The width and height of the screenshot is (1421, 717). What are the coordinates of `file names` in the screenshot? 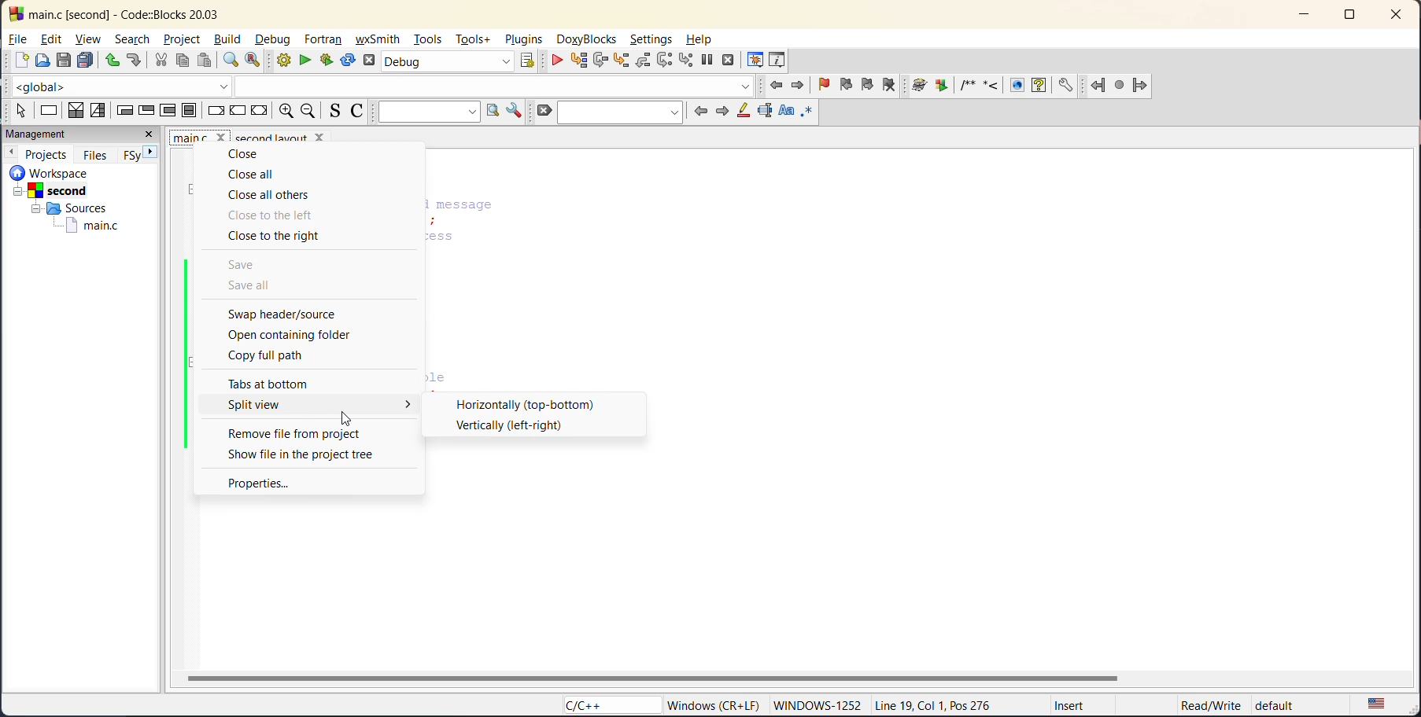 It's located at (197, 138).